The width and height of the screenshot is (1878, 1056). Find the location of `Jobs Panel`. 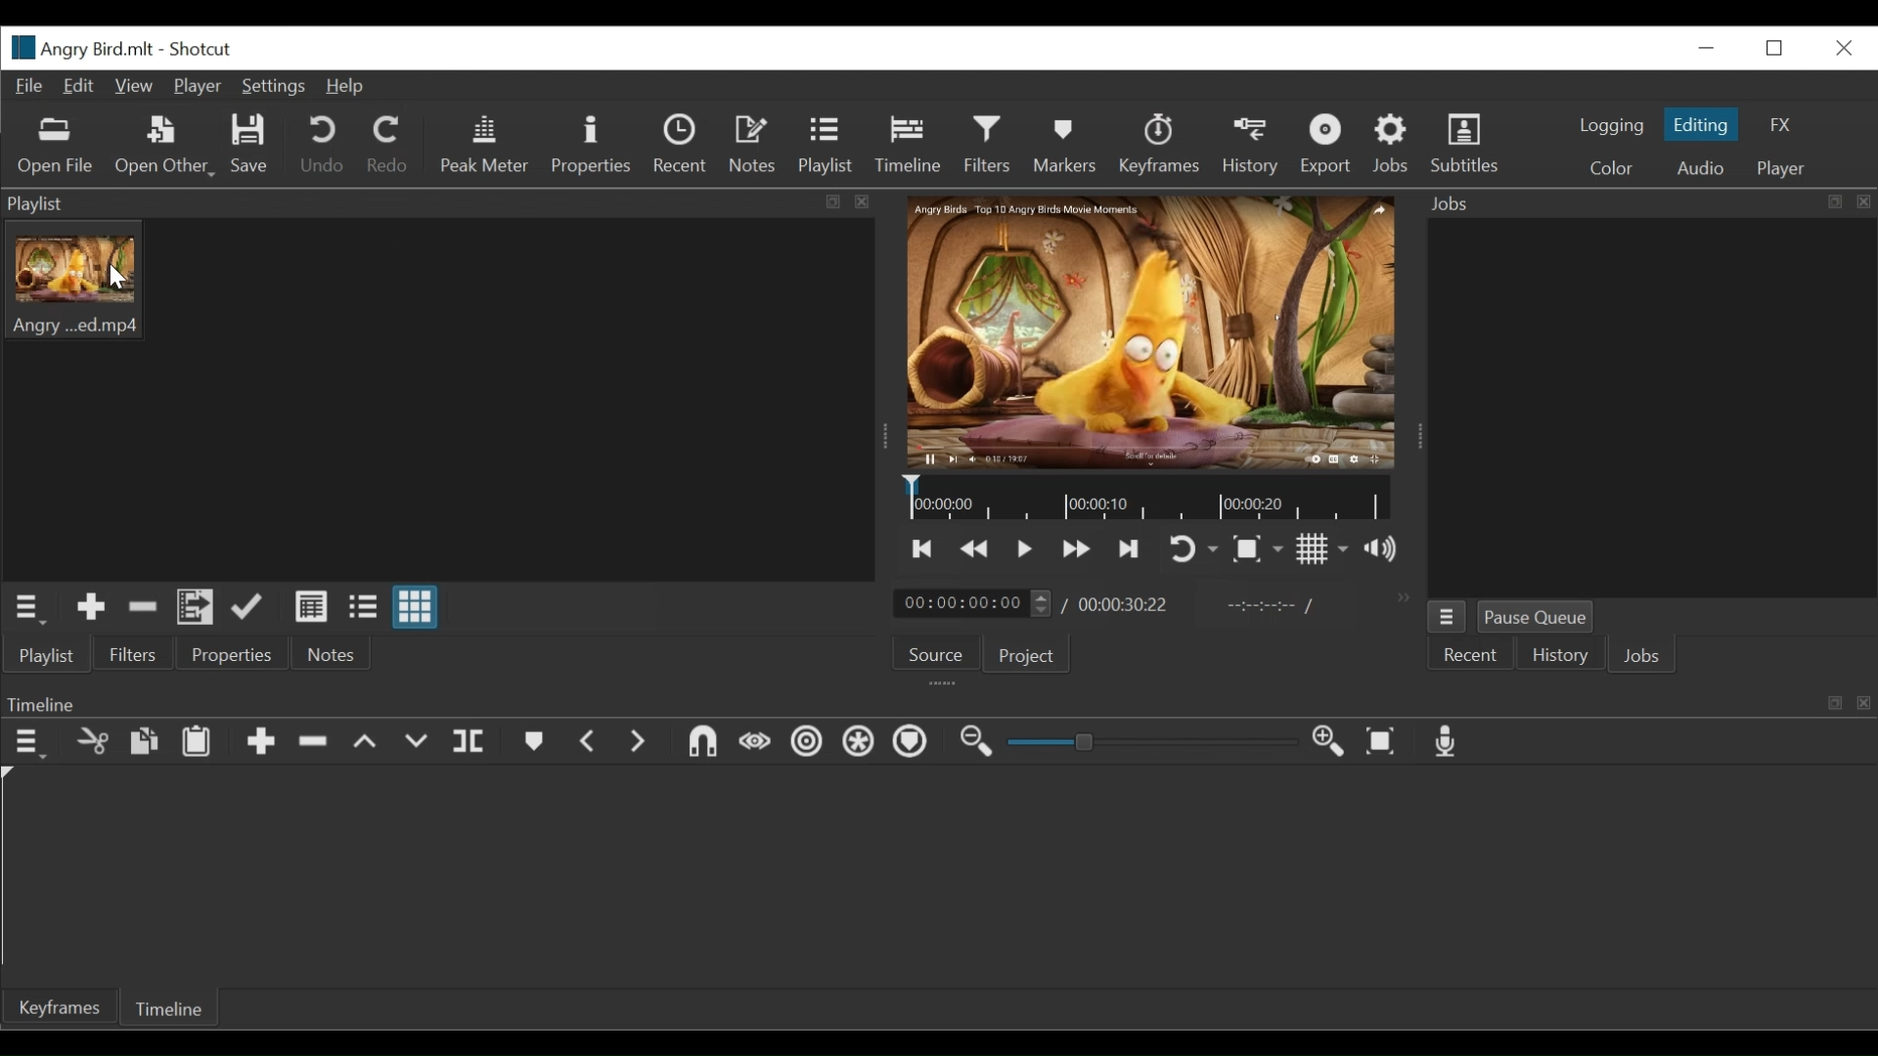

Jobs Panel is located at coordinates (1644, 203).